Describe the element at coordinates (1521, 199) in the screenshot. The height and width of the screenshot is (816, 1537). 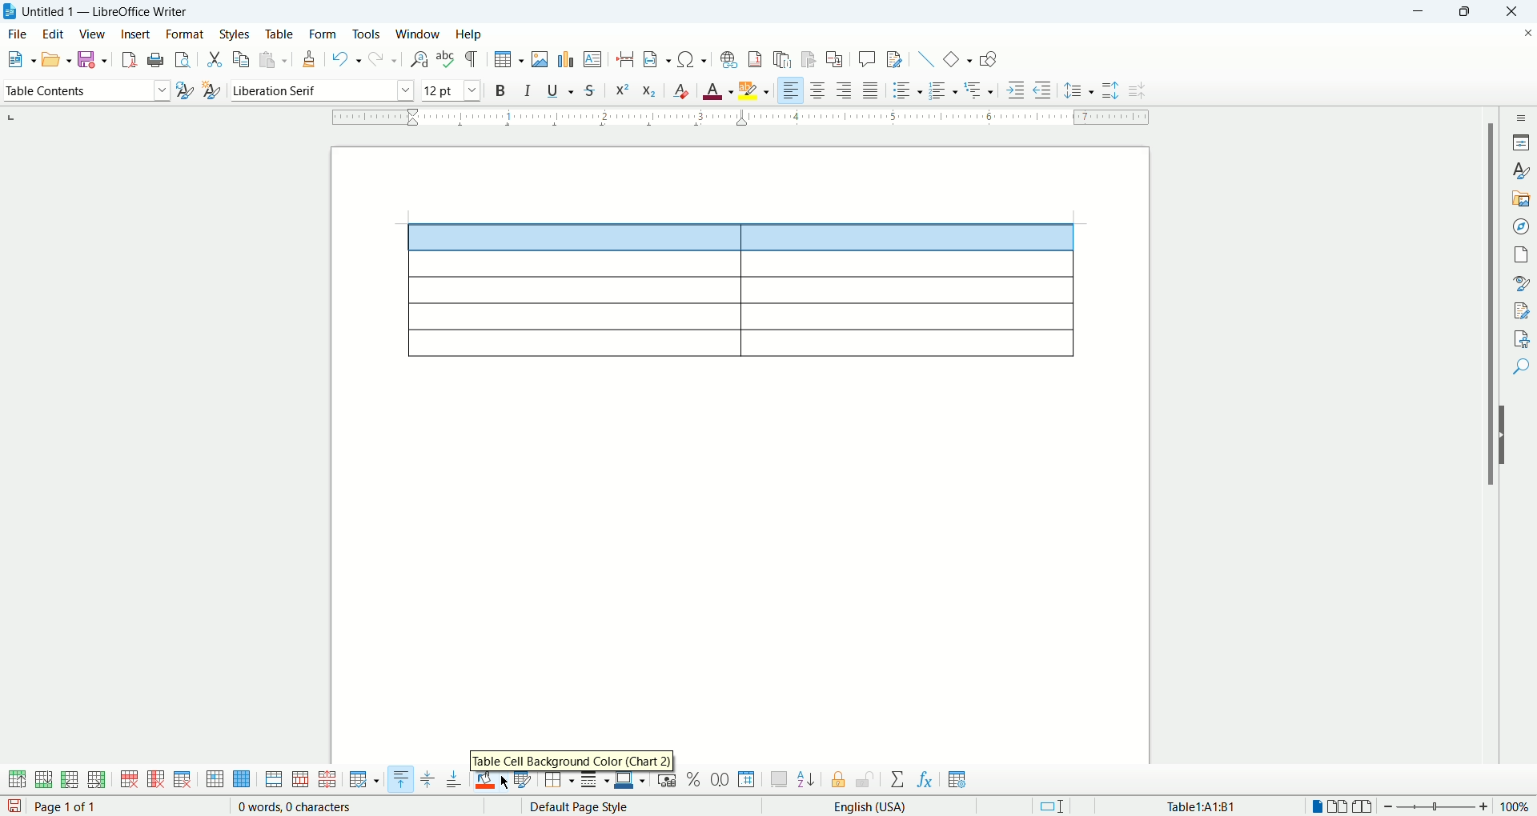
I see `gallery` at that location.